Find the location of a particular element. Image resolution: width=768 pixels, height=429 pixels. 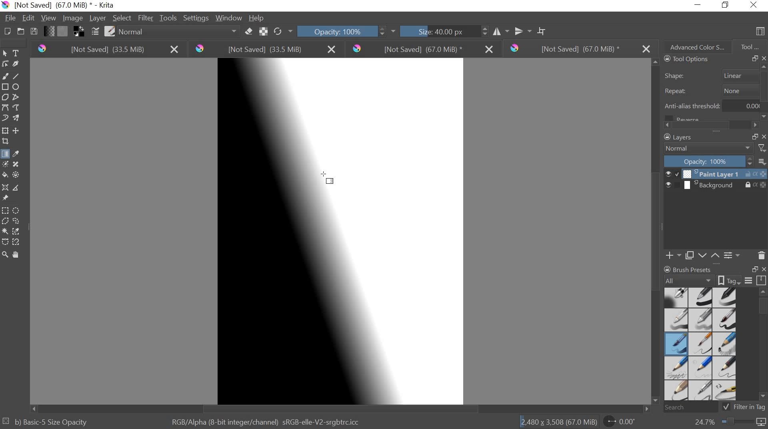

DELETE LAYER OR MASK is located at coordinates (761, 255).